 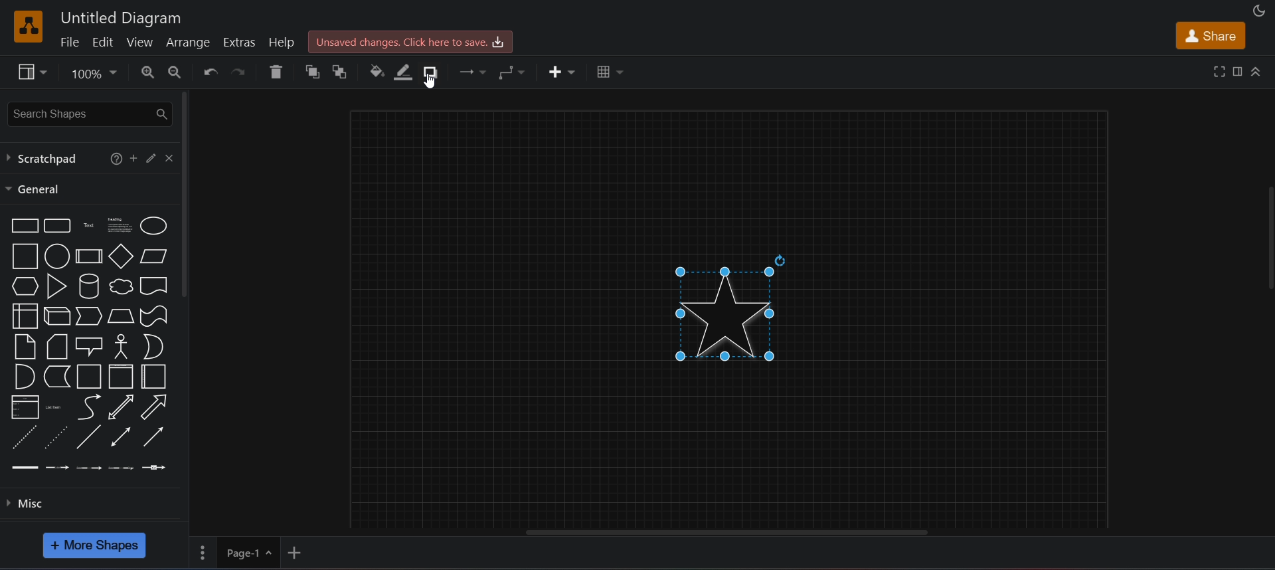 What do you see at coordinates (91, 436) in the screenshot?
I see `line` at bounding box center [91, 436].